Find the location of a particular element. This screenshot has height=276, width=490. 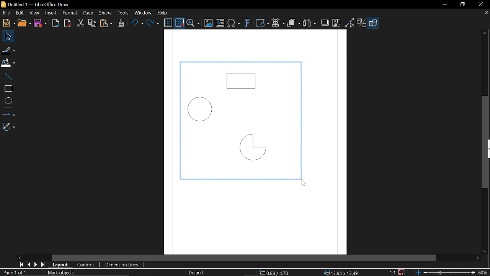

Insert is located at coordinates (50, 13).